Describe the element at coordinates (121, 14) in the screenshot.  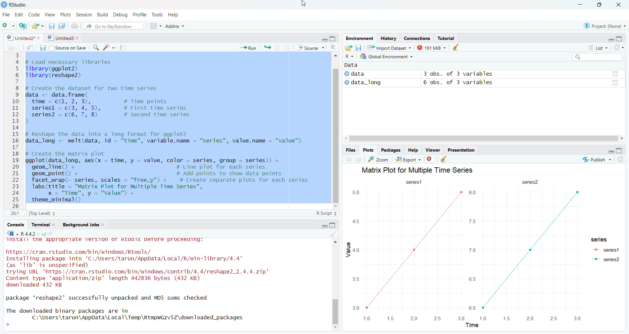
I see `Debug` at that location.